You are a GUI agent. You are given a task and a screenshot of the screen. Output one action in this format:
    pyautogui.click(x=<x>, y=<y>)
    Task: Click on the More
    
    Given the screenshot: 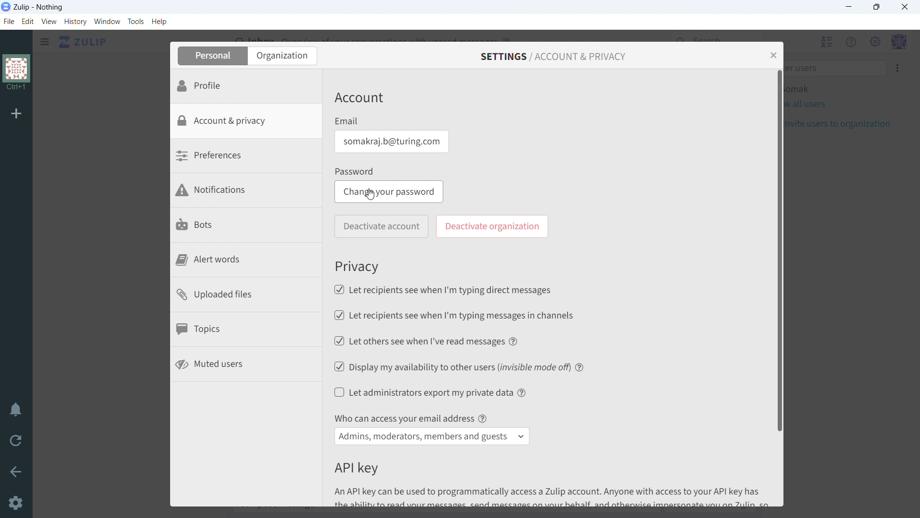 What is the action you would take?
    pyautogui.click(x=898, y=68)
    